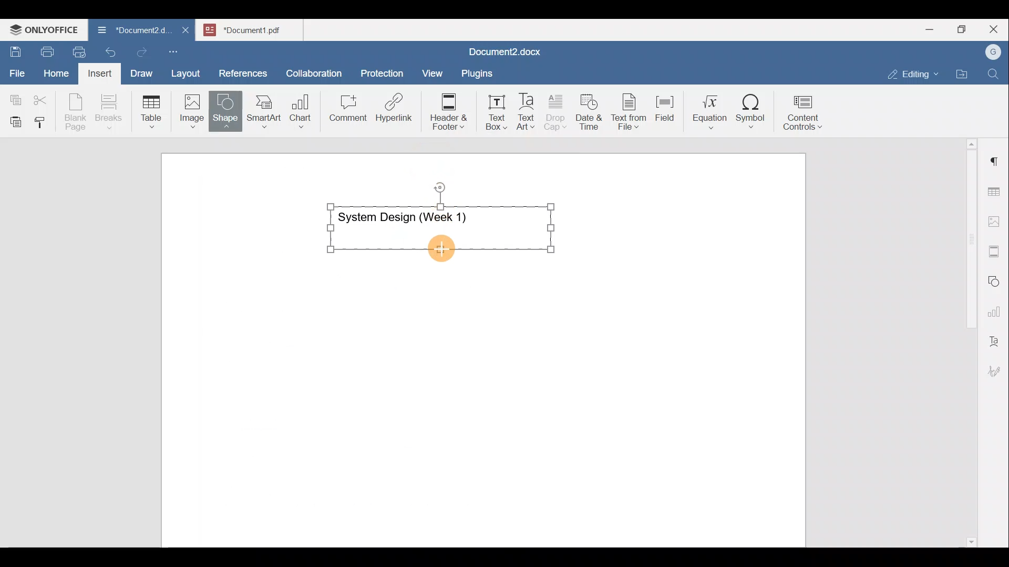  Describe the element at coordinates (44, 120) in the screenshot. I see `Copy style` at that location.